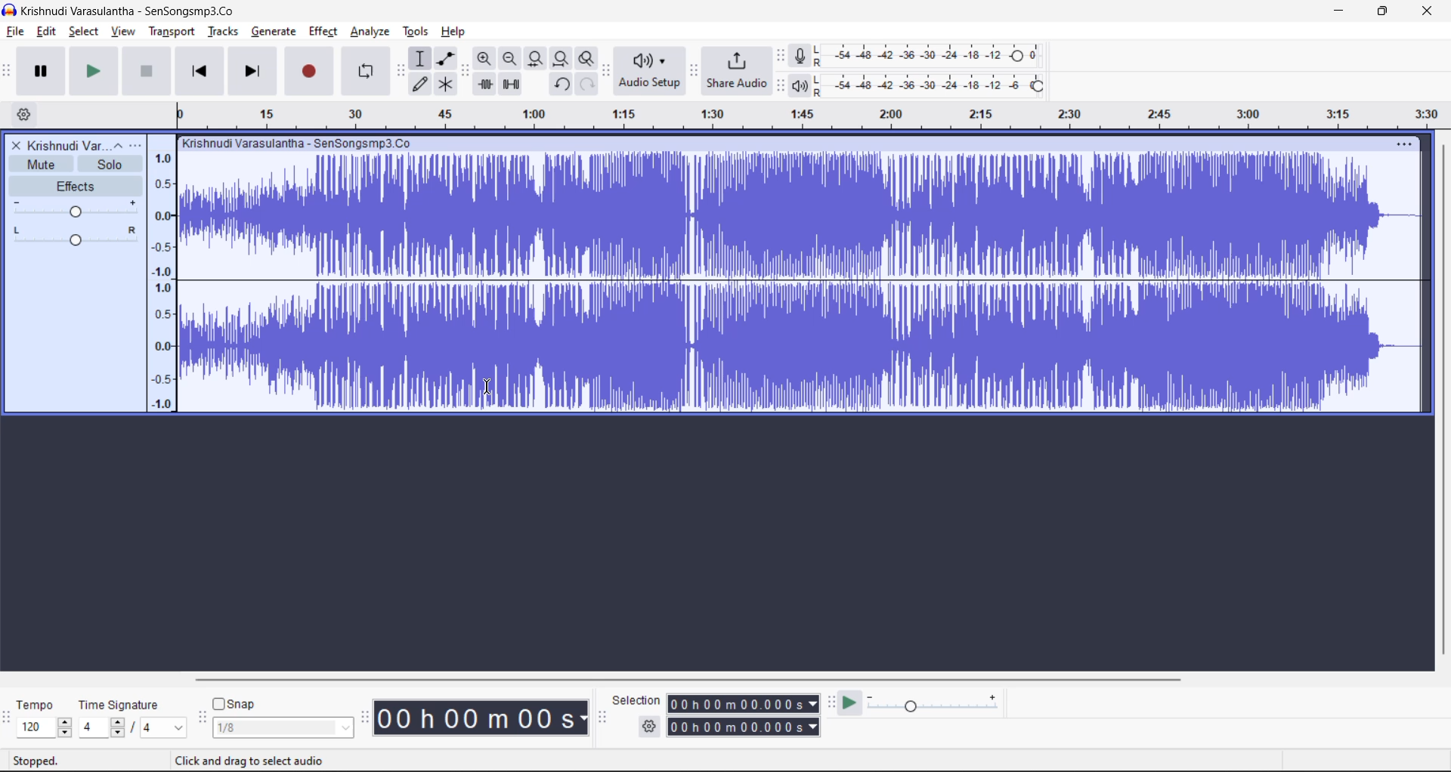 This screenshot has width=1451, height=772. I want to click on speed selector, so click(44, 728).